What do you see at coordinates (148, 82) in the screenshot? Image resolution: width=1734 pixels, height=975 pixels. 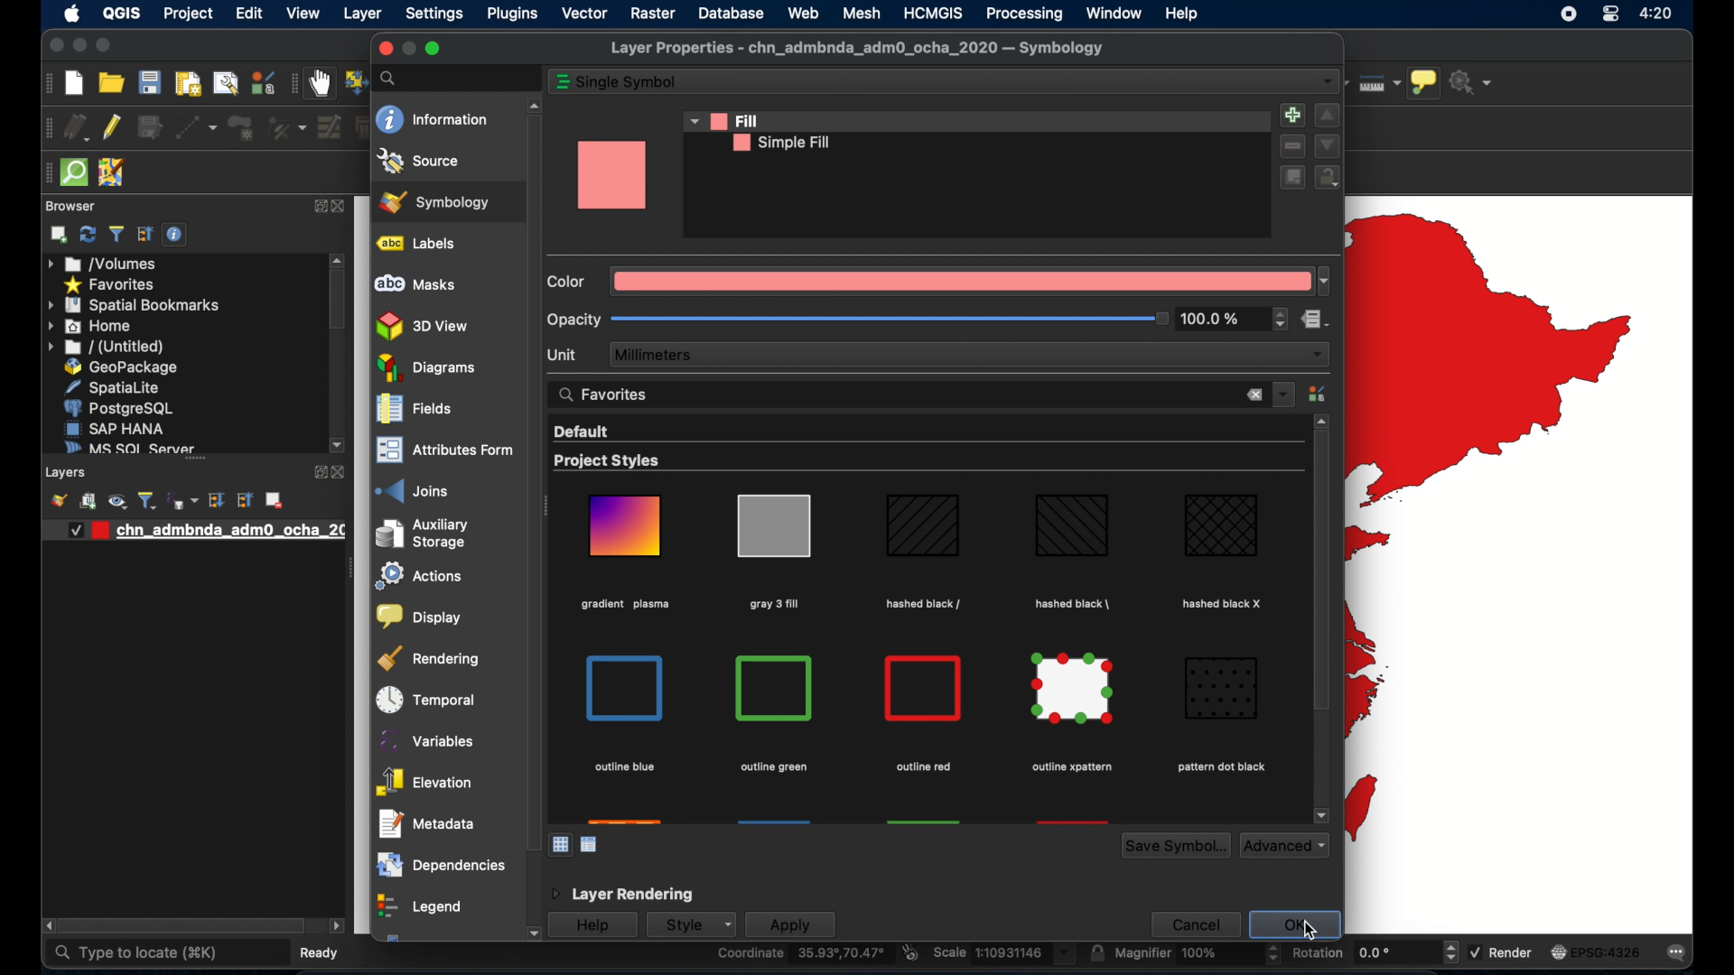 I see `save project` at bounding box center [148, 82].